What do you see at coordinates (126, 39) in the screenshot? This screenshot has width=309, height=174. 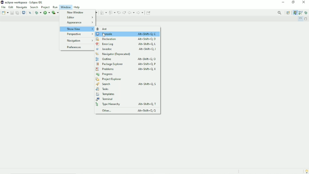 I see `Declaration` at bounding box center [126, 39].